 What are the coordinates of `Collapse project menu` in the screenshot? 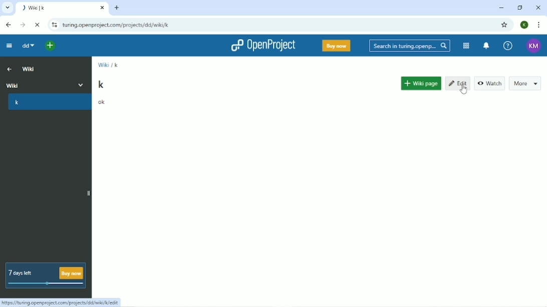 It's located at (9, 46).